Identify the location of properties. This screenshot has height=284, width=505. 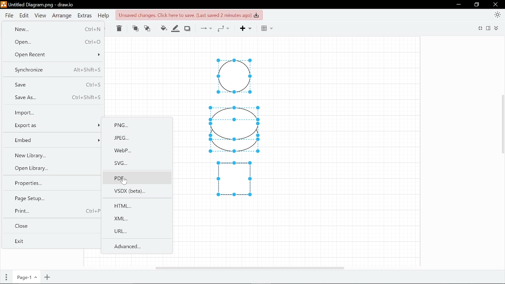
(51, 184).